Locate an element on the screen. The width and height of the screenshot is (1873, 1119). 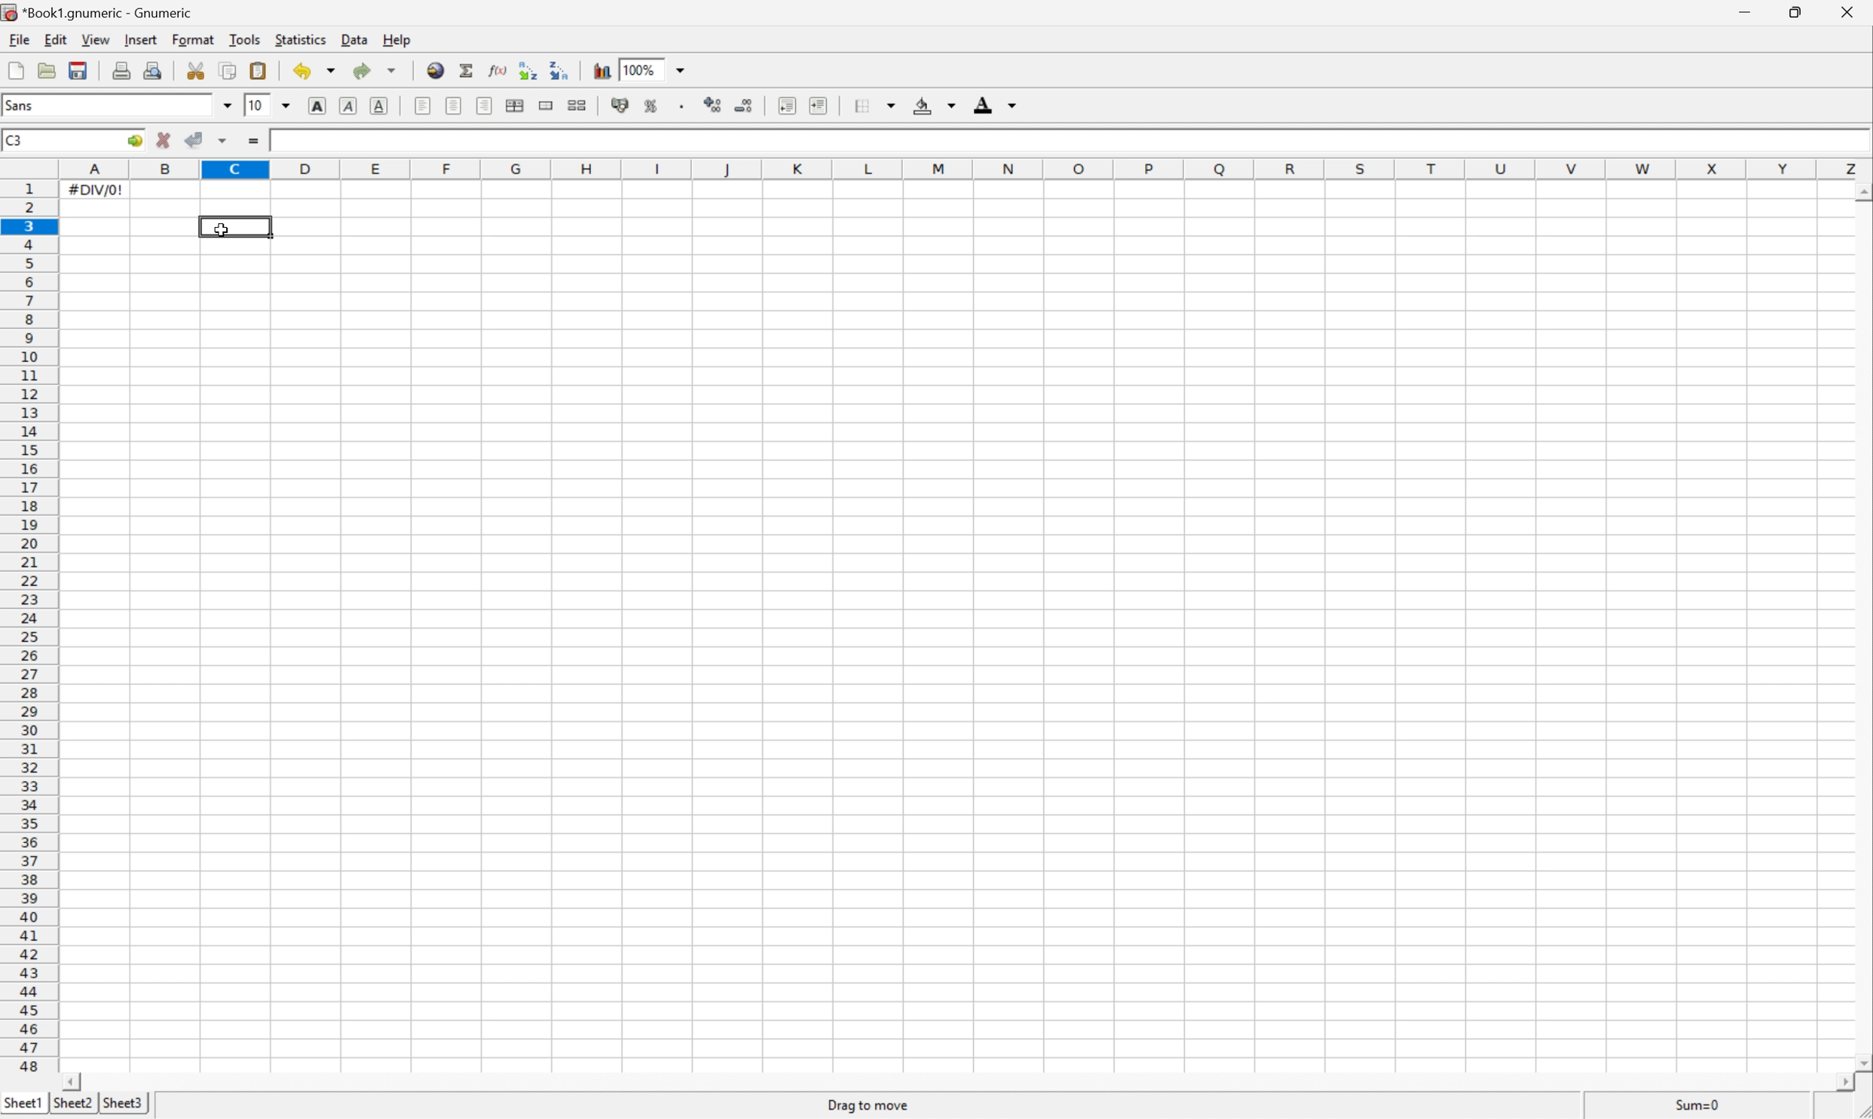
Increase the indent, and align the contents to left is located at coordinates (822, 106).